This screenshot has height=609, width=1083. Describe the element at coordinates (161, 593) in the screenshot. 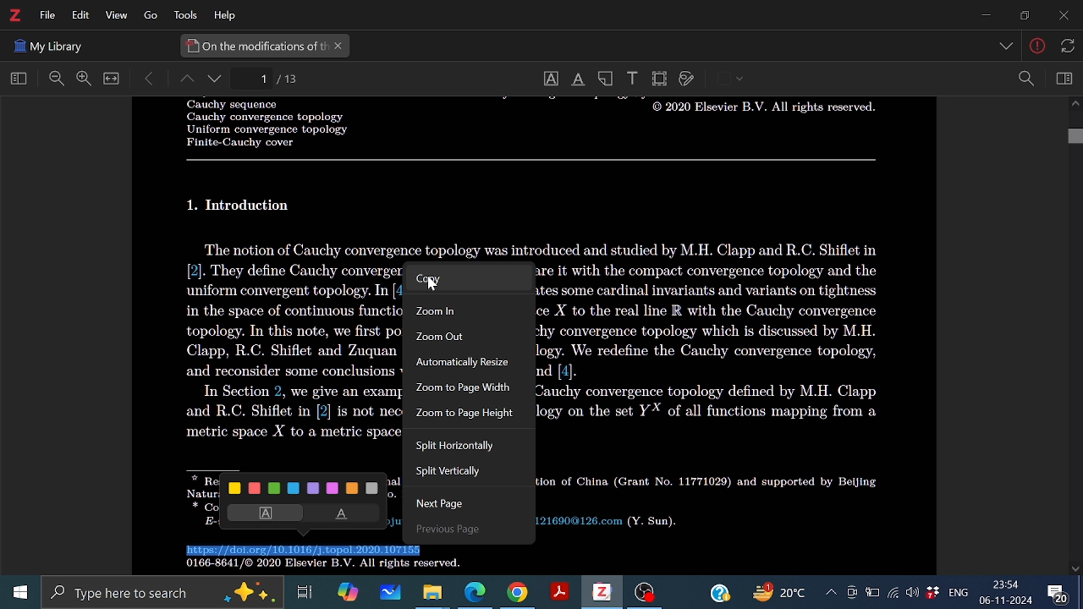

I see `Type here to serach` at that location.